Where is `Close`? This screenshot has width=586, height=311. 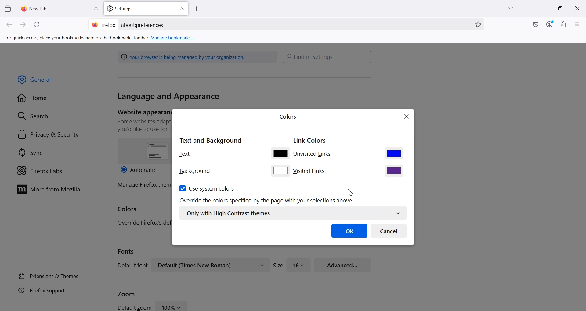 Close is located at coordinates (407, 117).